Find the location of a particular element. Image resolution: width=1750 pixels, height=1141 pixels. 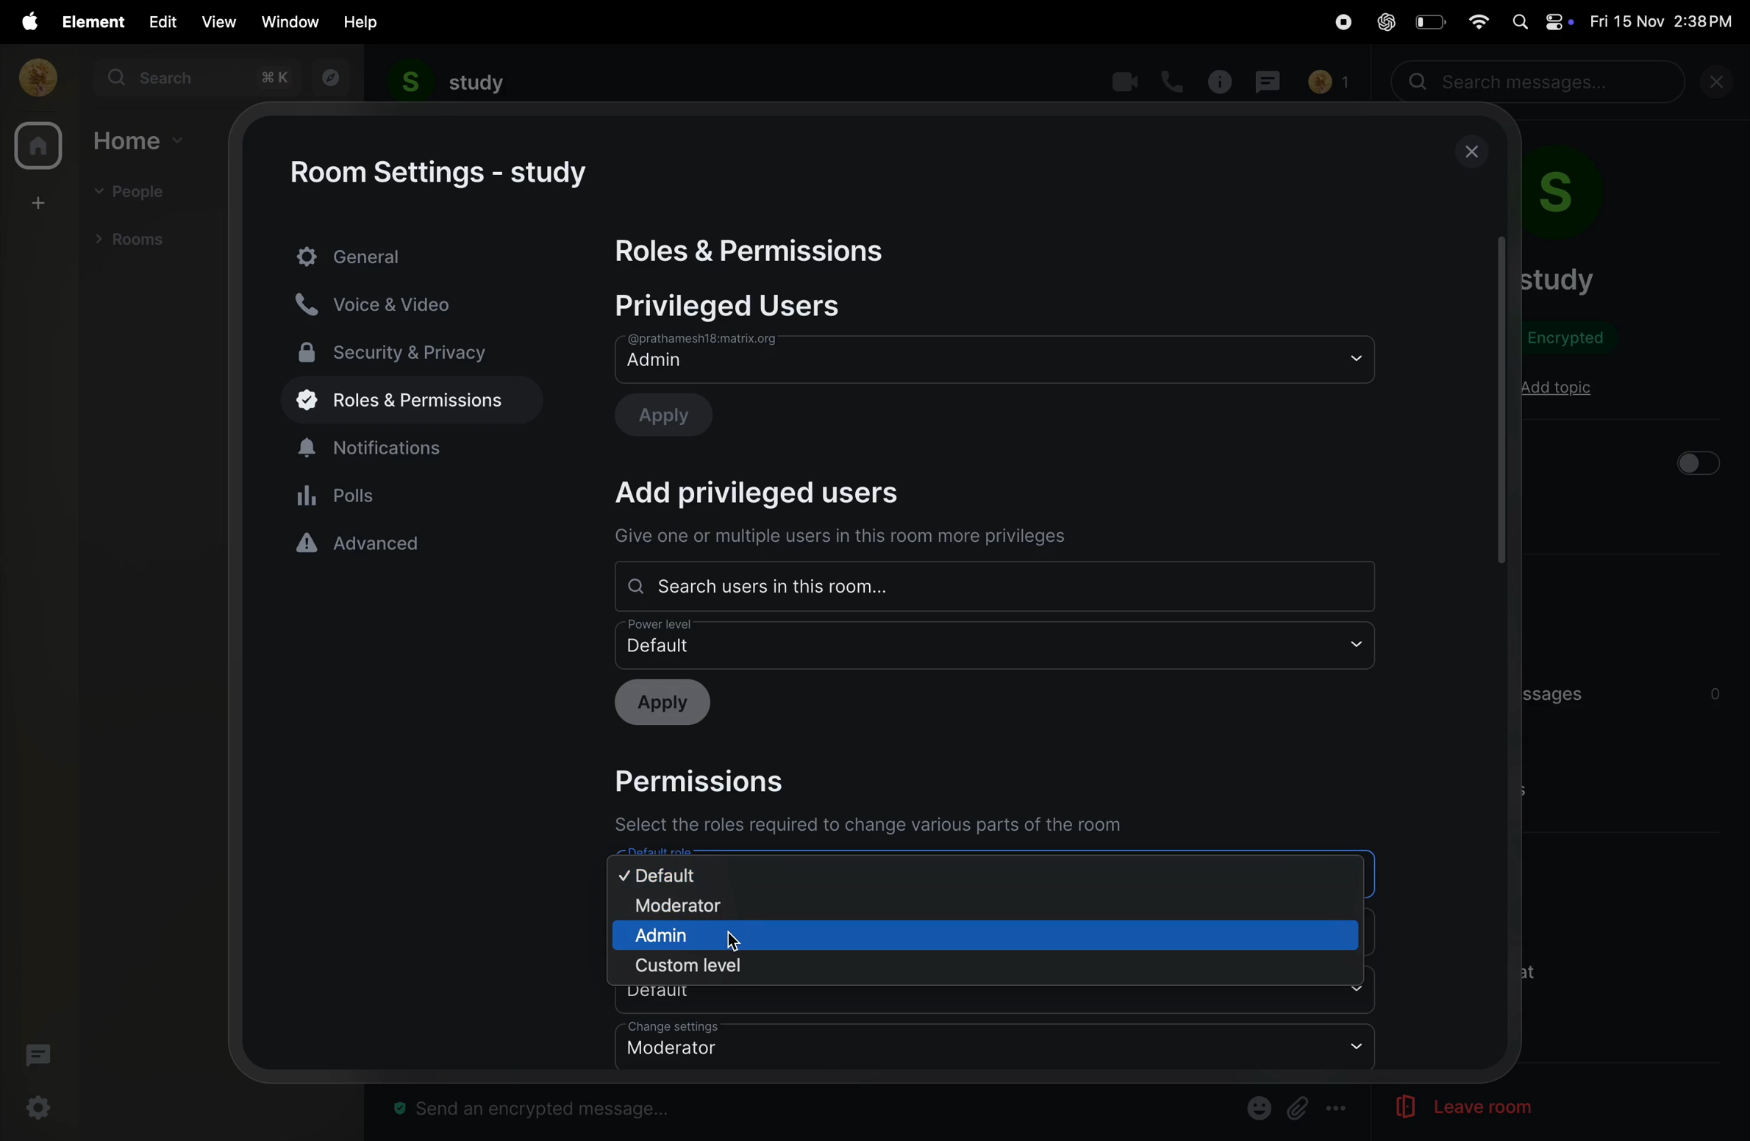

battery is located at coordinates (1428, 21).